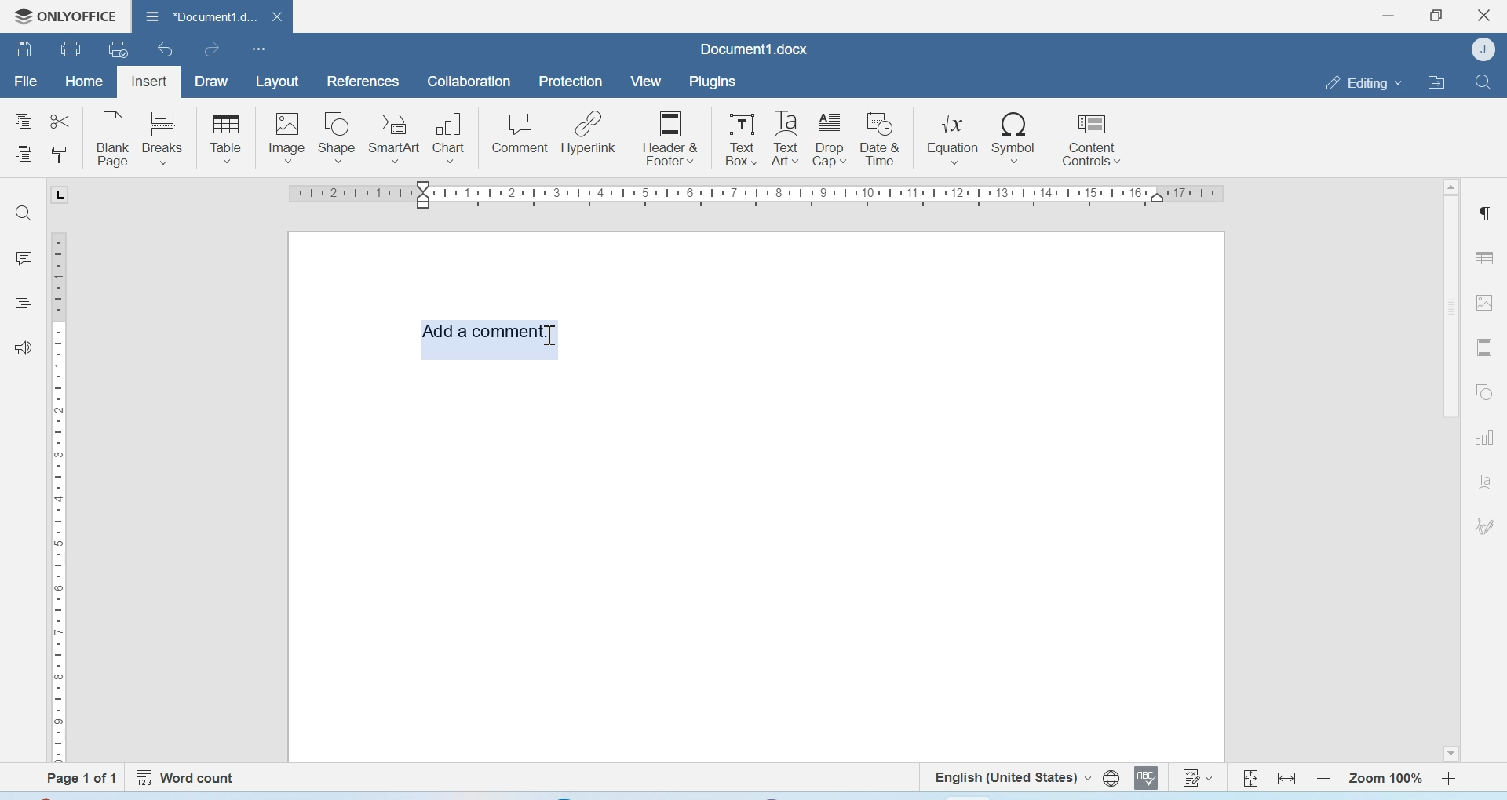 The image size is (1507, 800). Describe the element at coordinates (364, 81) in the screenshot. I see `References` at that location.